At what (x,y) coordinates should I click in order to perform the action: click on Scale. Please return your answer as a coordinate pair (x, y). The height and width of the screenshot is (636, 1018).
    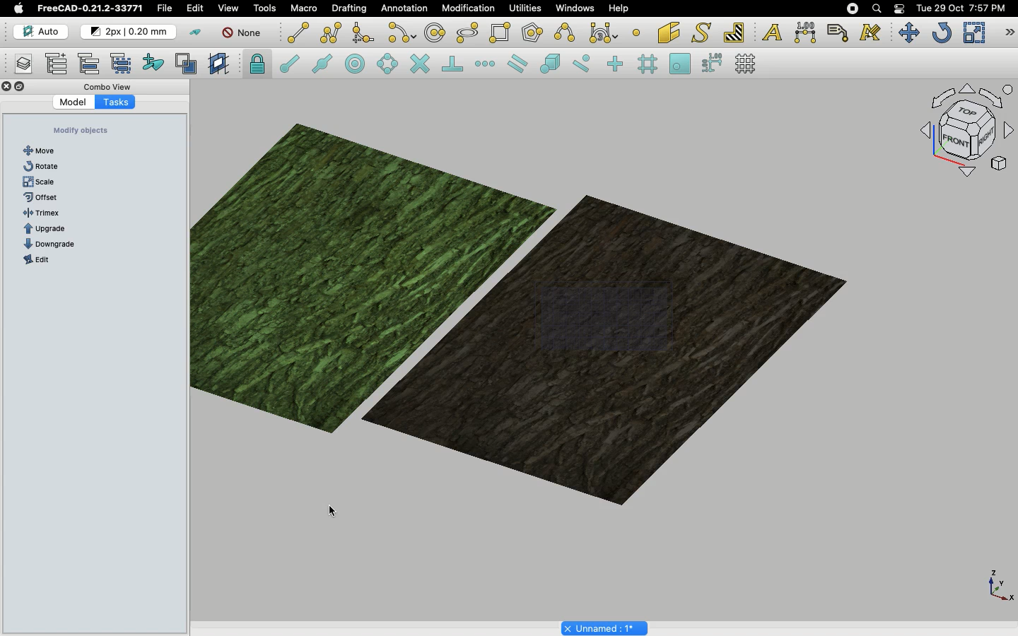
    Looking at the image, I should click on (973, 33).